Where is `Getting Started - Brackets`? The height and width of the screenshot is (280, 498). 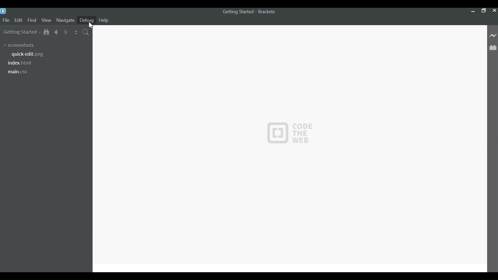
Getting Started - Brackets is located at coordinates (249, 12).